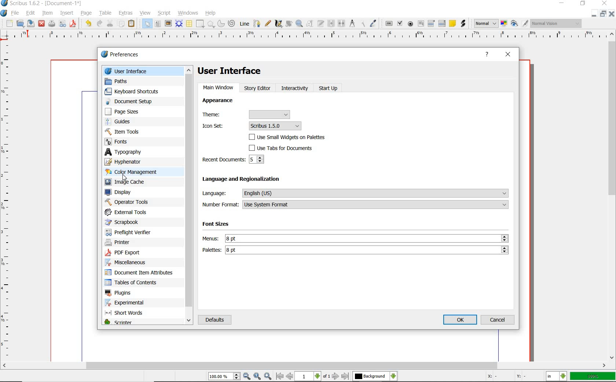 This screenshot has height=382, width=616. What do you see at coordinates (41, 23) in the screenshot?
I see `close` at bounding box center [41, 23].